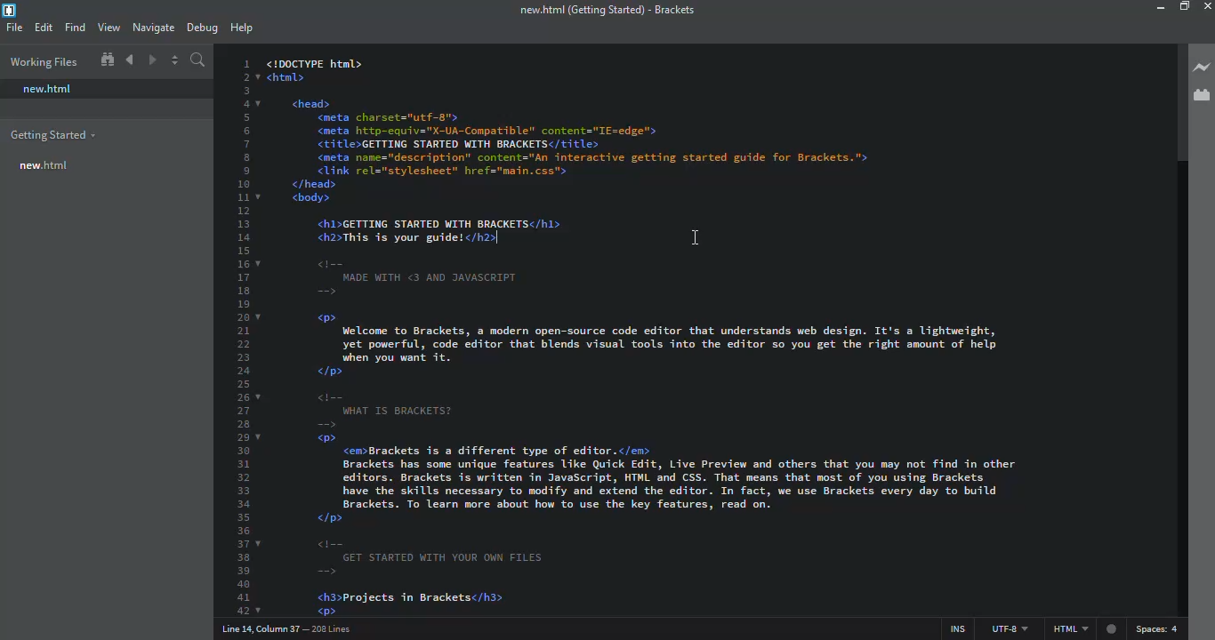 The height and width of the screenshot is (640, 1215). What do you see at coordinates (242, 335) in the screenshot?
I see `line number` at bounding box center [242, 335].